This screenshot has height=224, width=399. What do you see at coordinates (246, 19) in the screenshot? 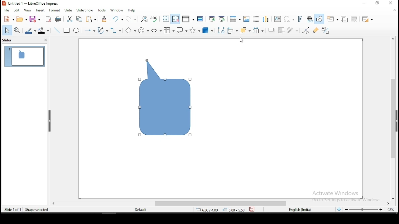
I see `image` at bounding box center [246, 19].